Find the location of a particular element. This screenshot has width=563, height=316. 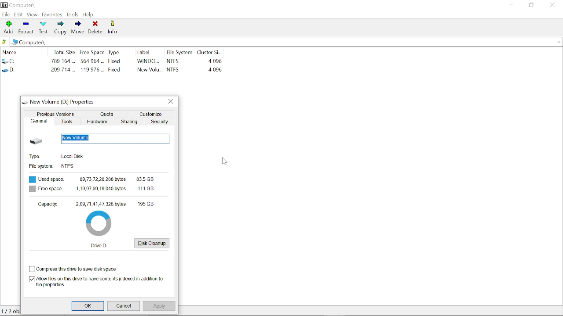

move is located at coordinates (78, 28).